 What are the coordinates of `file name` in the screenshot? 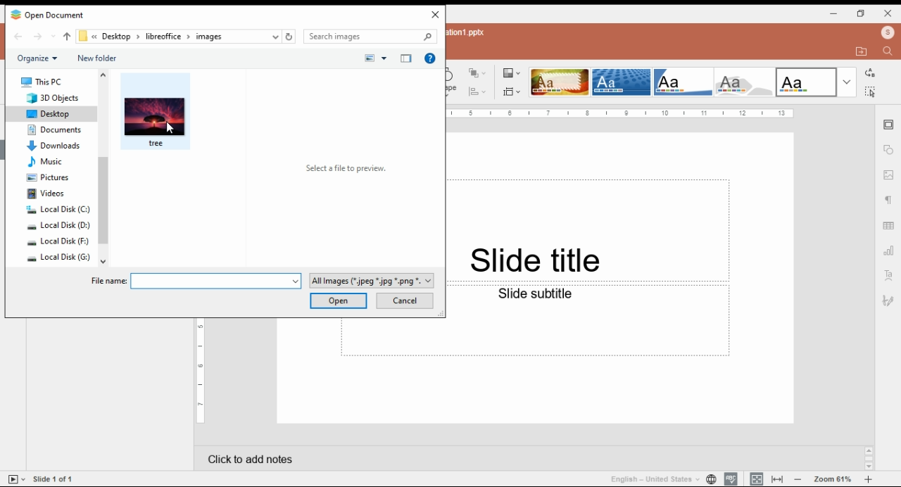 It's located at (196, 281).